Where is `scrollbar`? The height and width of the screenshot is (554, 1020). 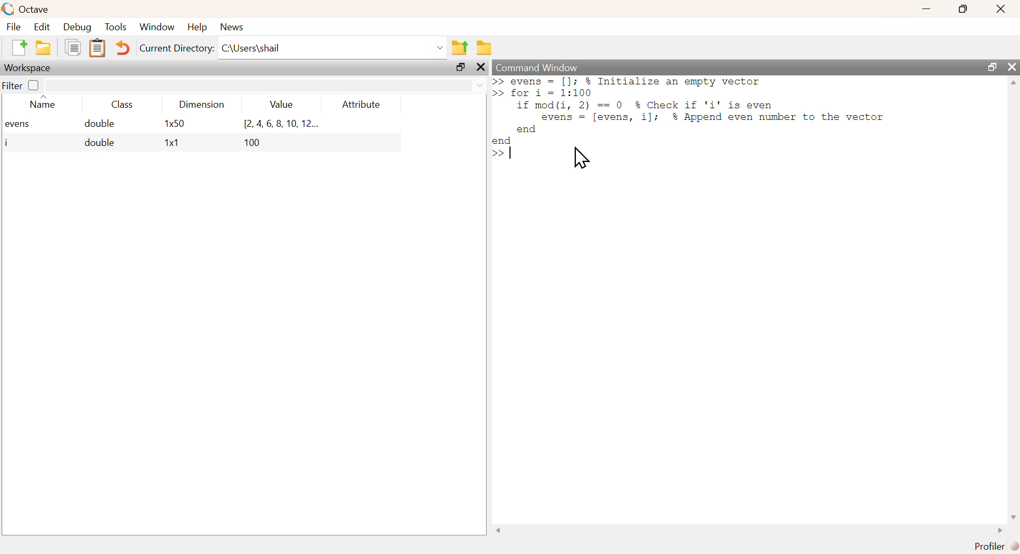
scrollbar is located at coordinates (1014, 301).